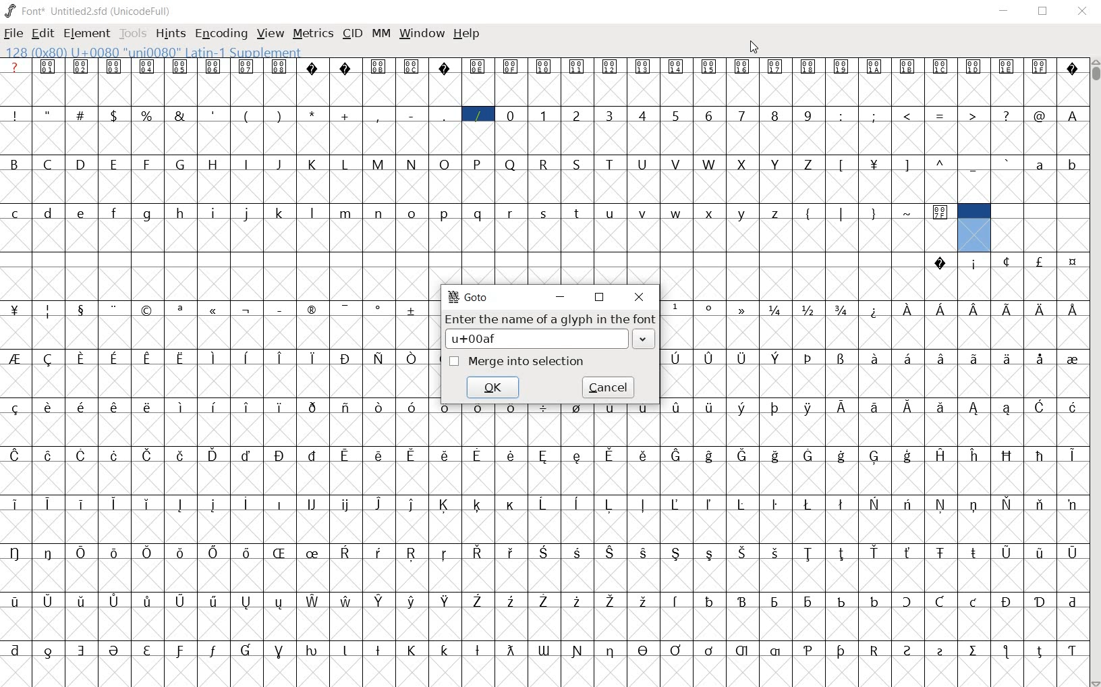 The image size is (1101, 687). I want to click on B, so click(16, 163).